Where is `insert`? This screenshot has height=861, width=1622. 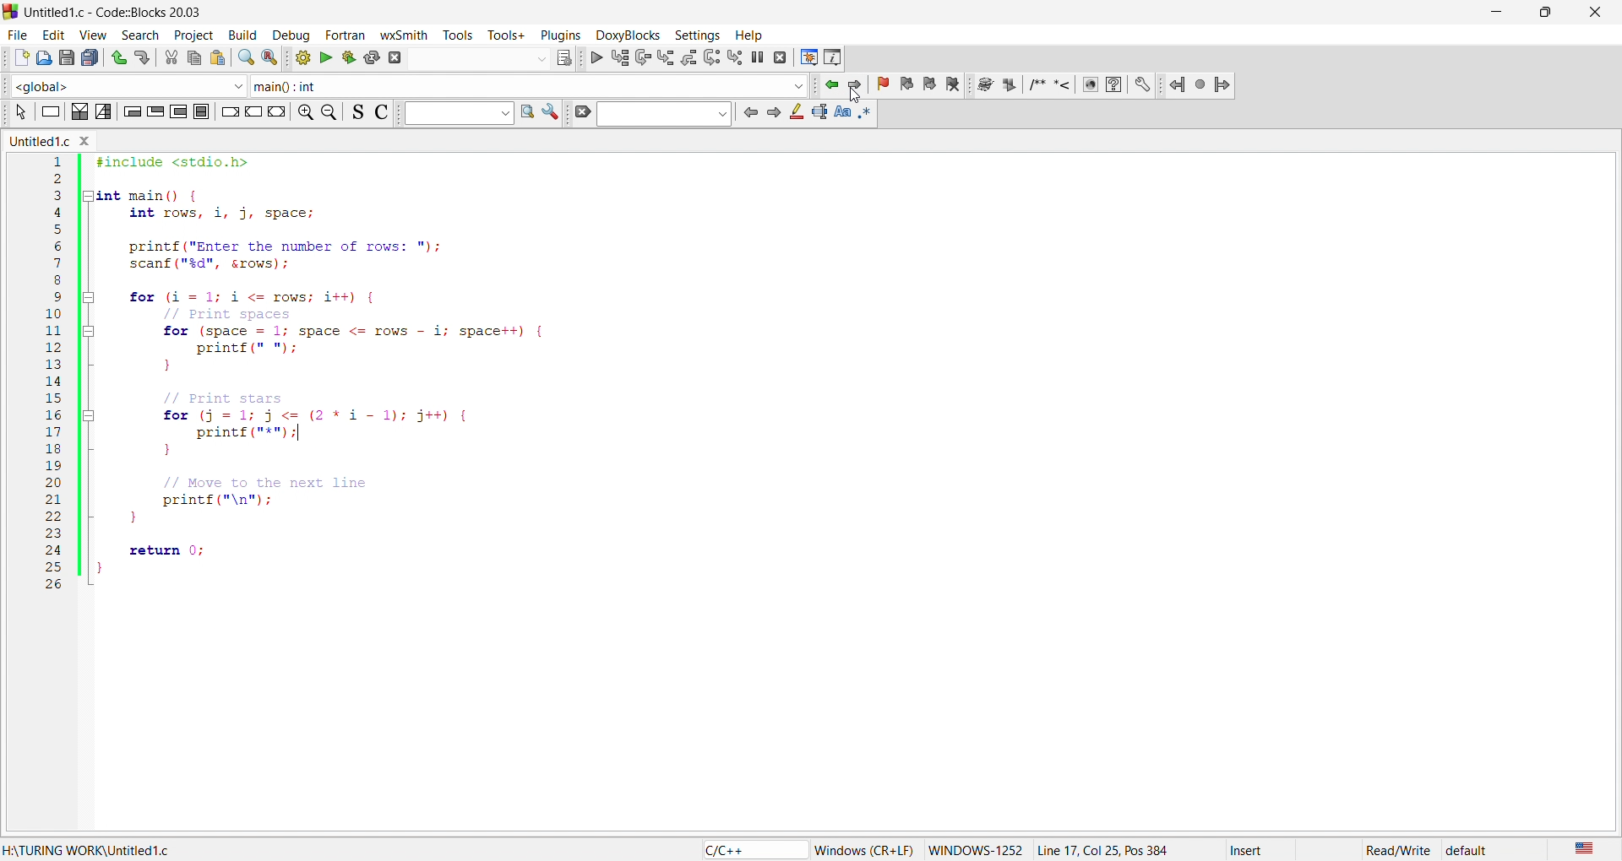 insert is located at coordinates (1249, 845).